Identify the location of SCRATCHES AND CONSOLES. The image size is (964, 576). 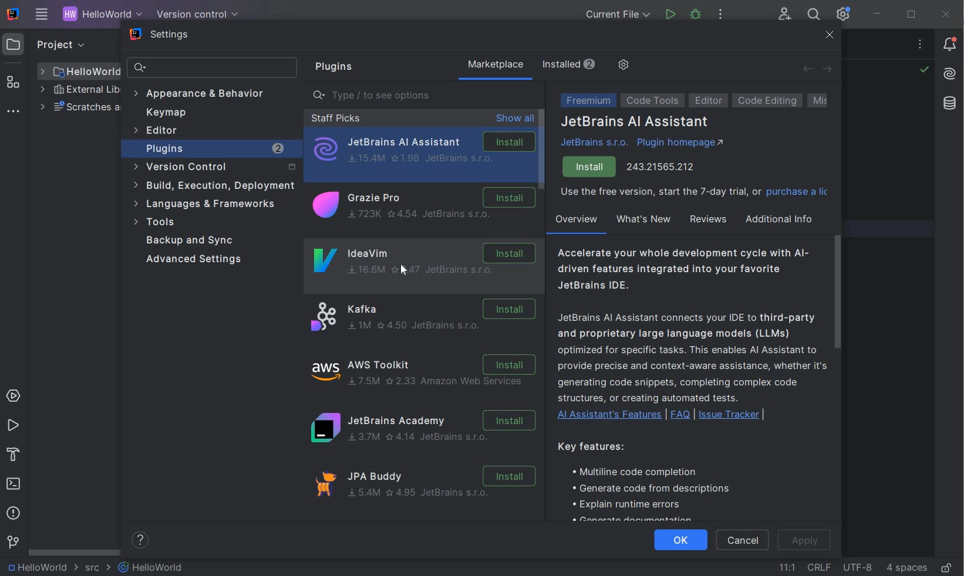
(79, 108).